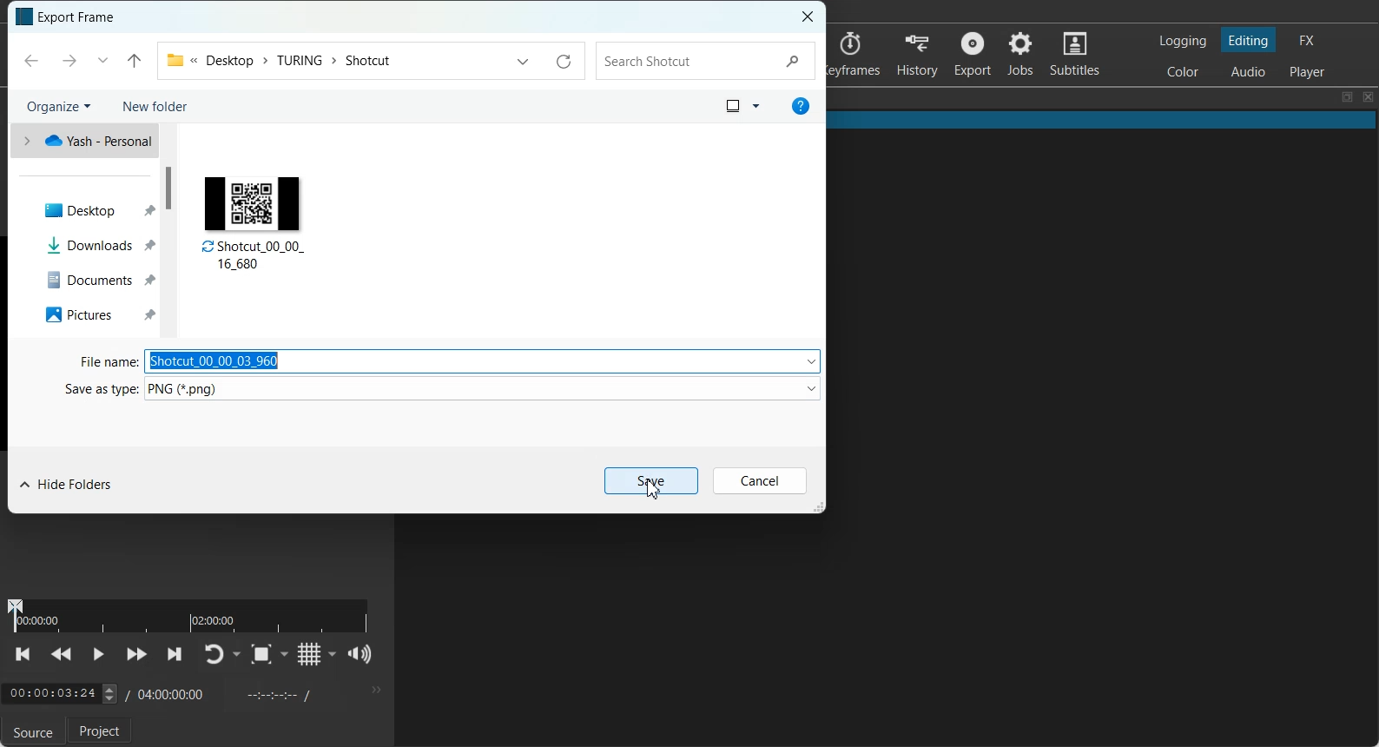  Describe the element at coordinates (1347, 97) in the screenshot. I see `Maximize` at that location.